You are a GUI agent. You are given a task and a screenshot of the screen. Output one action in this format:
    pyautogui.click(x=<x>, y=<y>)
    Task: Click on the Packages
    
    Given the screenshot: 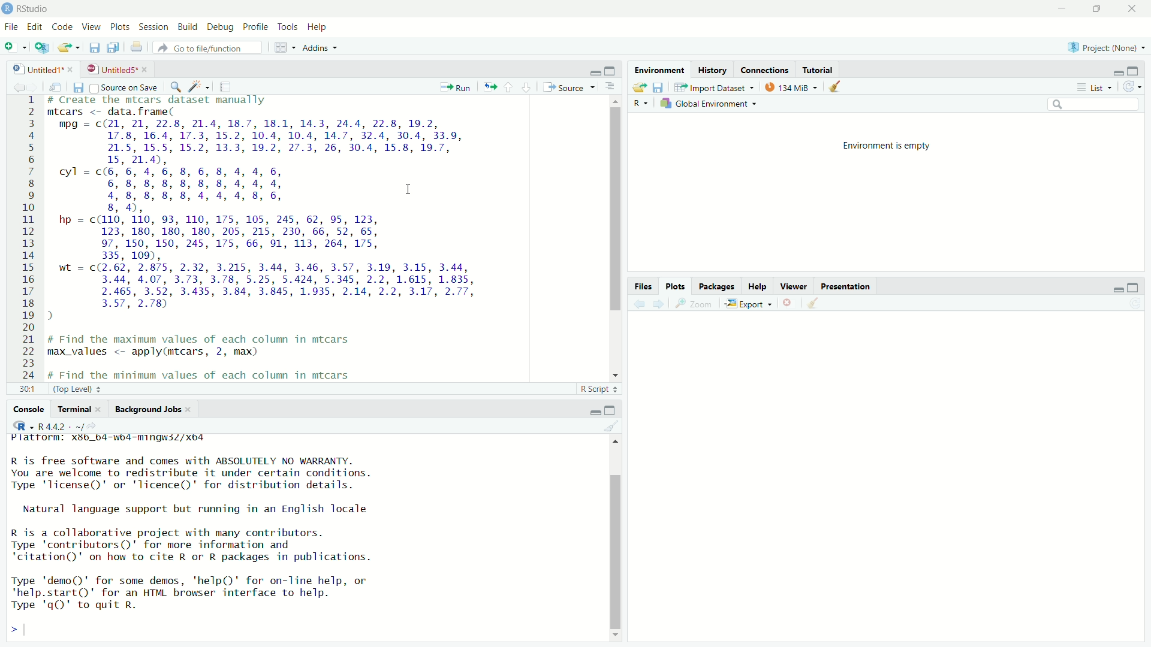 What is the action you would take?
    pyautogui.click(x=714, y=286)
    